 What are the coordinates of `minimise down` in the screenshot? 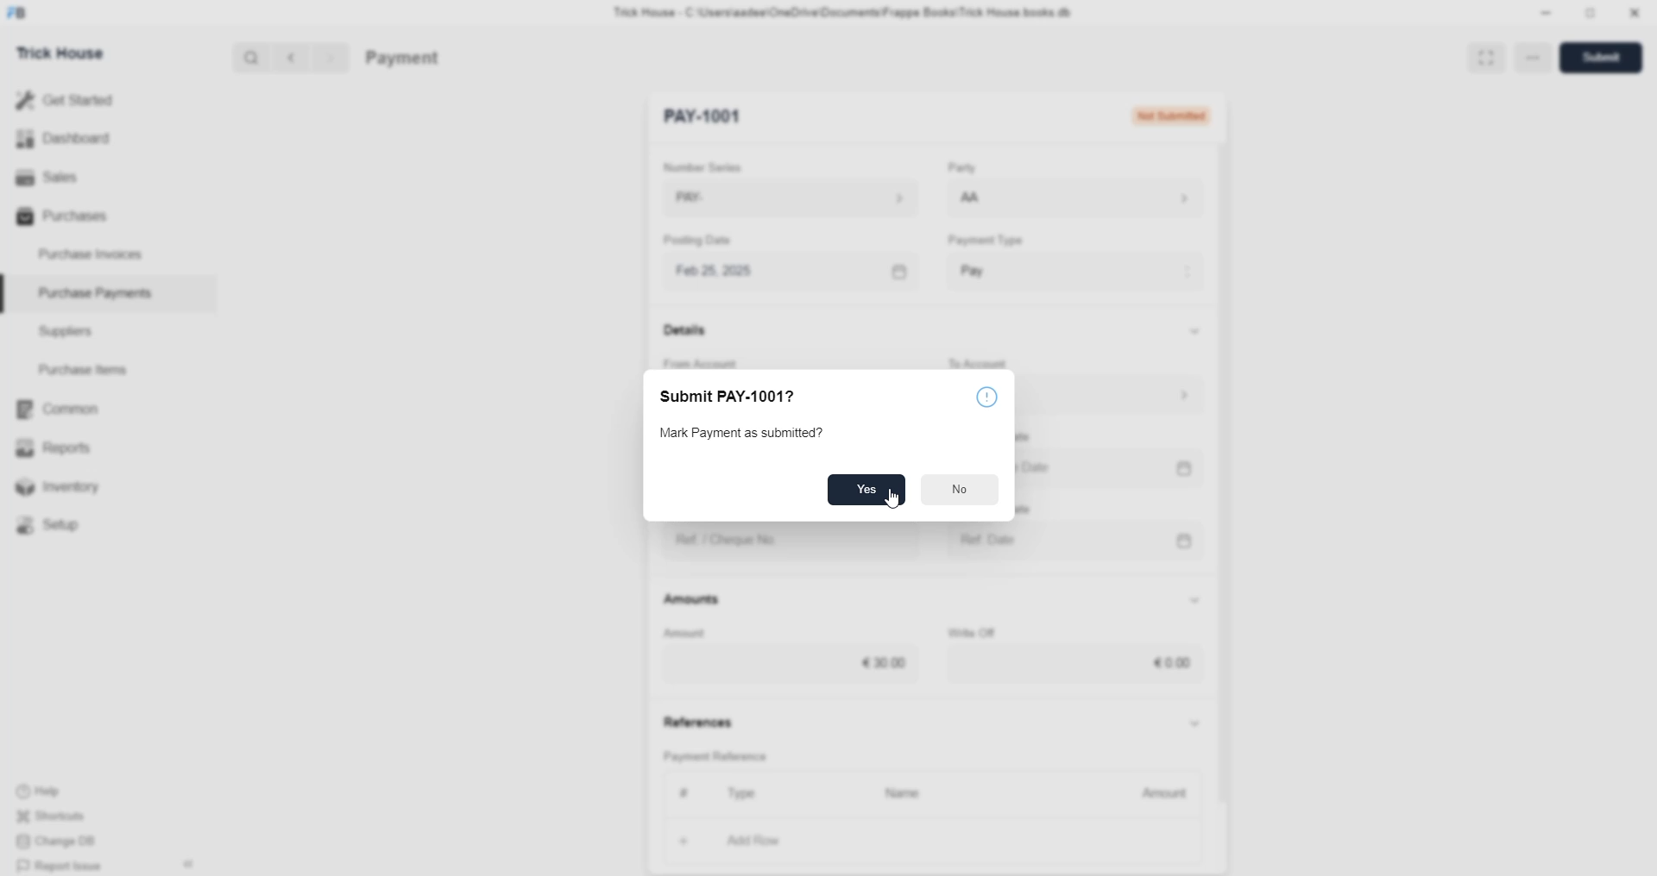 It's located at (1543, 13).